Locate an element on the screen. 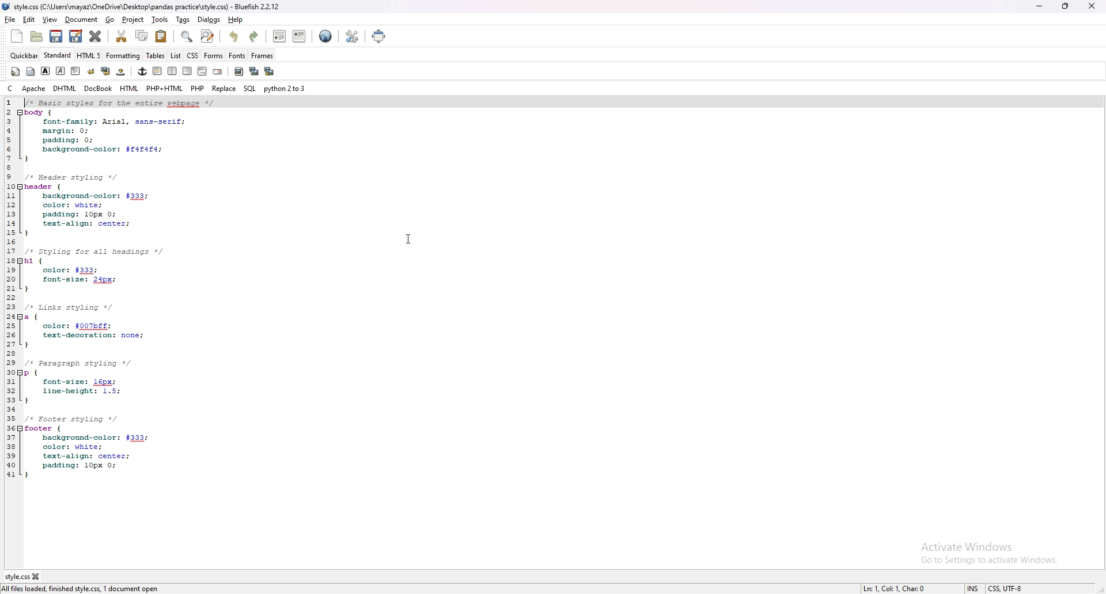  new is located at coordinates (17, 36).